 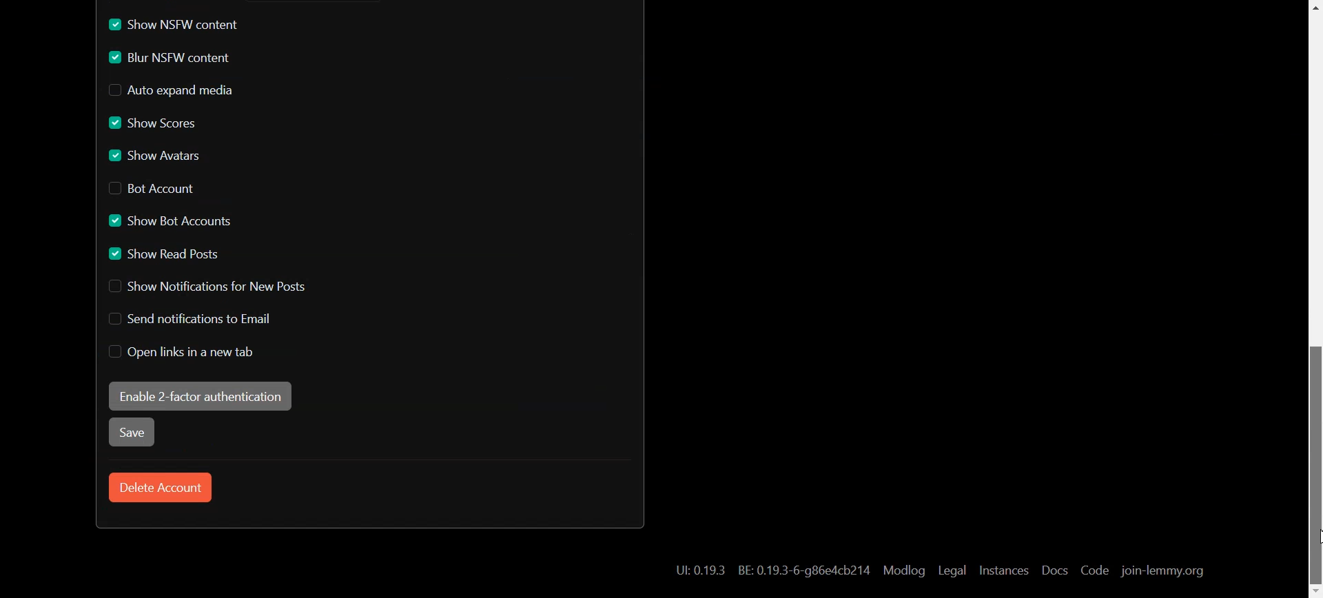 What do you see at coordinates (172, 253) in the screenshot?
I see `Enable Show read Posts` at bounding box center [172, 253].